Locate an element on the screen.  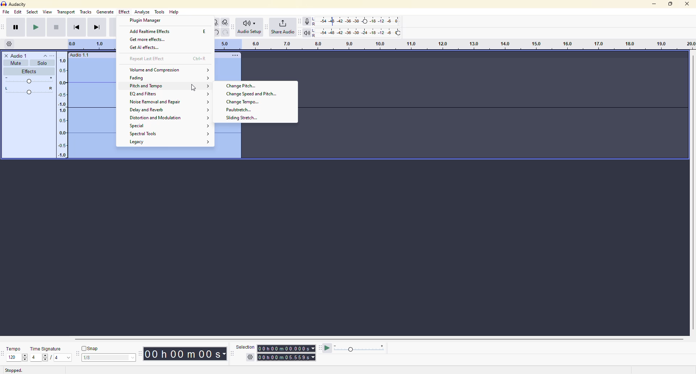
fading is located at coordinates (138, 78).